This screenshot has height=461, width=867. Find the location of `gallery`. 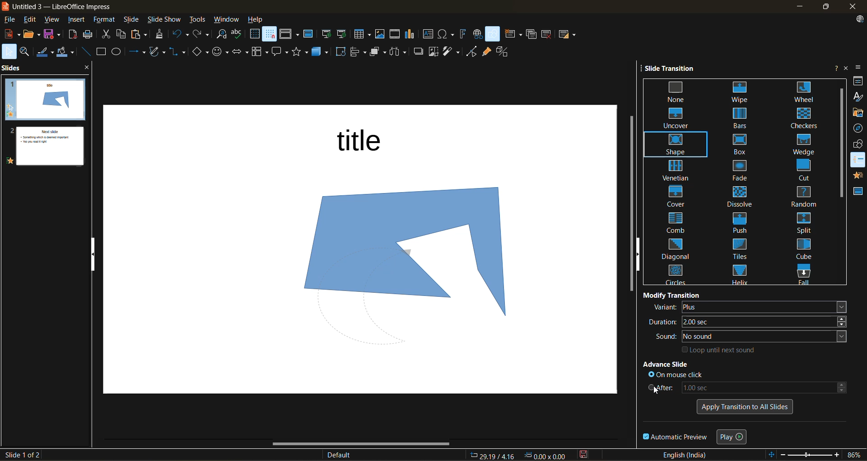

gallery is located at coordinates (858, 113).